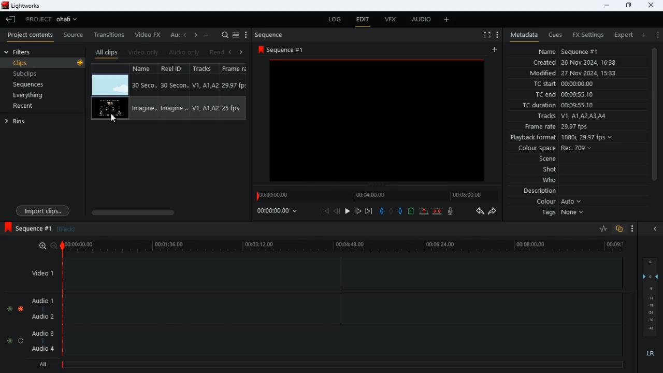 This screenshot has height=373, width=663. I want to click on toggle, so click(9, 340).